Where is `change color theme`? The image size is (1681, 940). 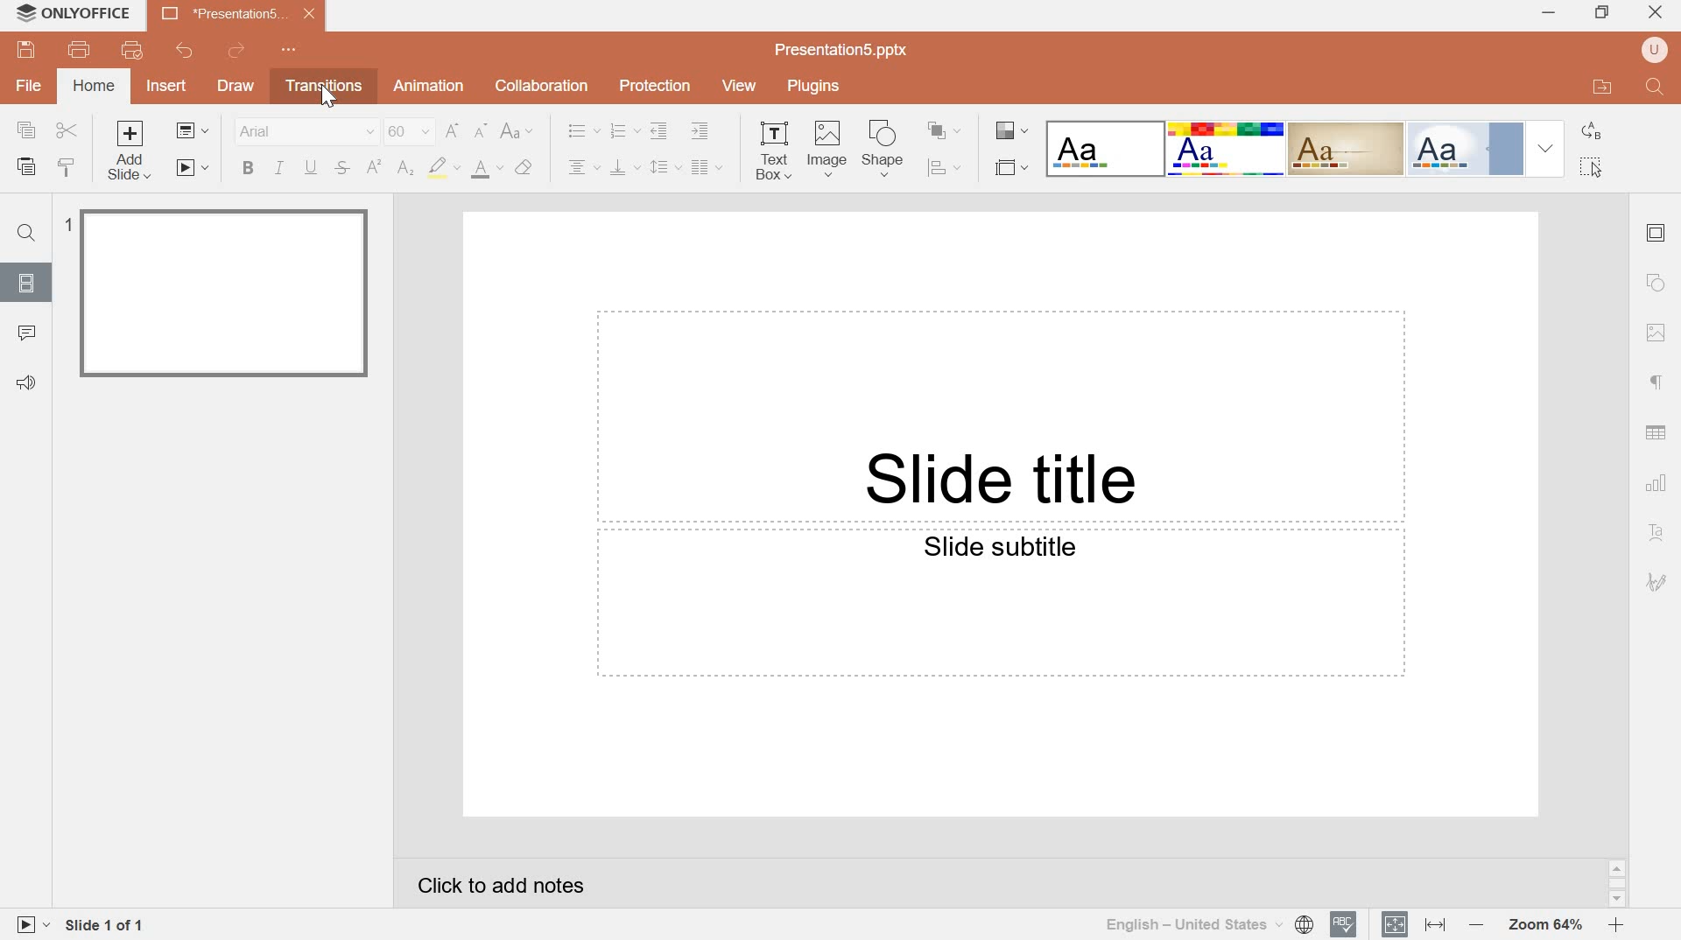
change color theme is located at coordinates (1014, 132).